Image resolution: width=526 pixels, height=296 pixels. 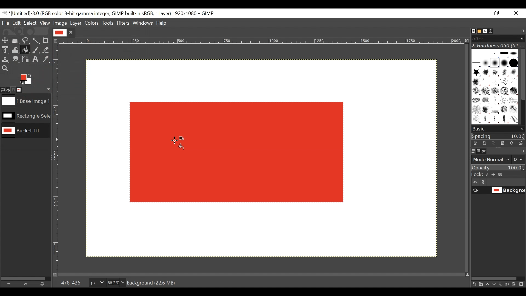 What do you see at coordinates (116, 282) in the screenshot?
I see `Zoom factor` at bounding box center [116, 282].